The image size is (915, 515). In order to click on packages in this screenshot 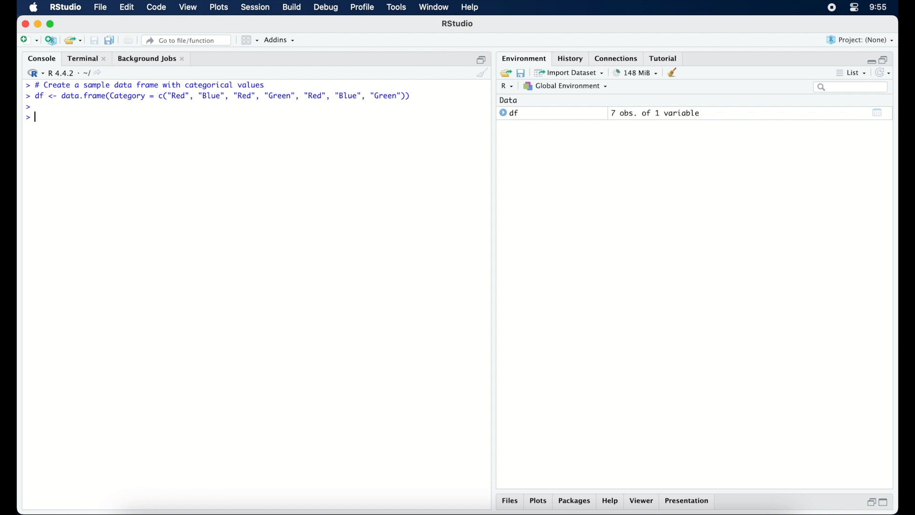, I will do `click(575, 502)`.